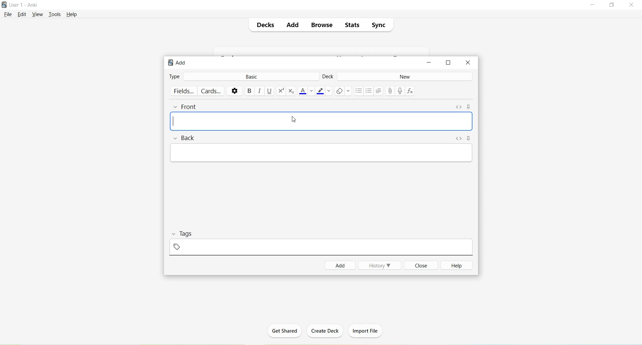 The image size is (642, 345). What do you see at coordinates (177, 108) in the screenshot?
I see `Collapse field` at bounding box center [177, 108].